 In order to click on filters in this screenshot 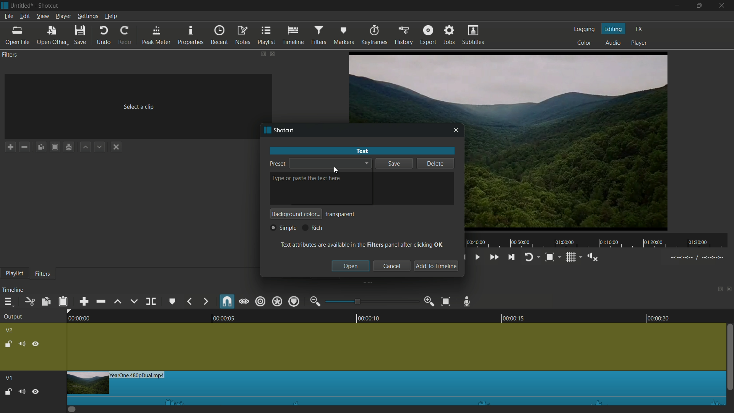, I will do `click(318, 36)`.